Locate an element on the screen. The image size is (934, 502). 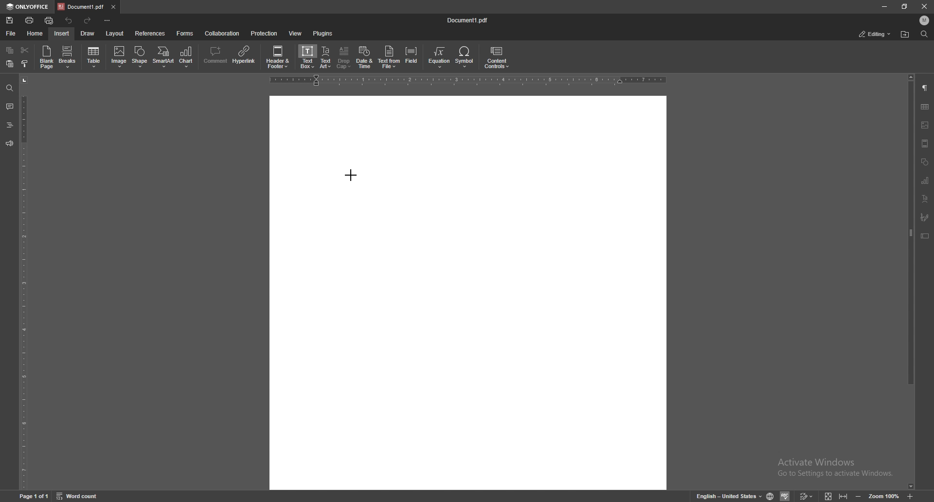
content controls is located at coordinates (496, 58).